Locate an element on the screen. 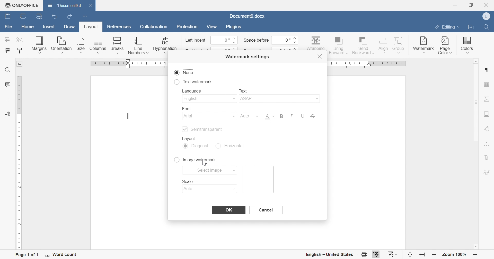 This screenshot has height=259, width=494. ruler is located at coordinates (19, 163).